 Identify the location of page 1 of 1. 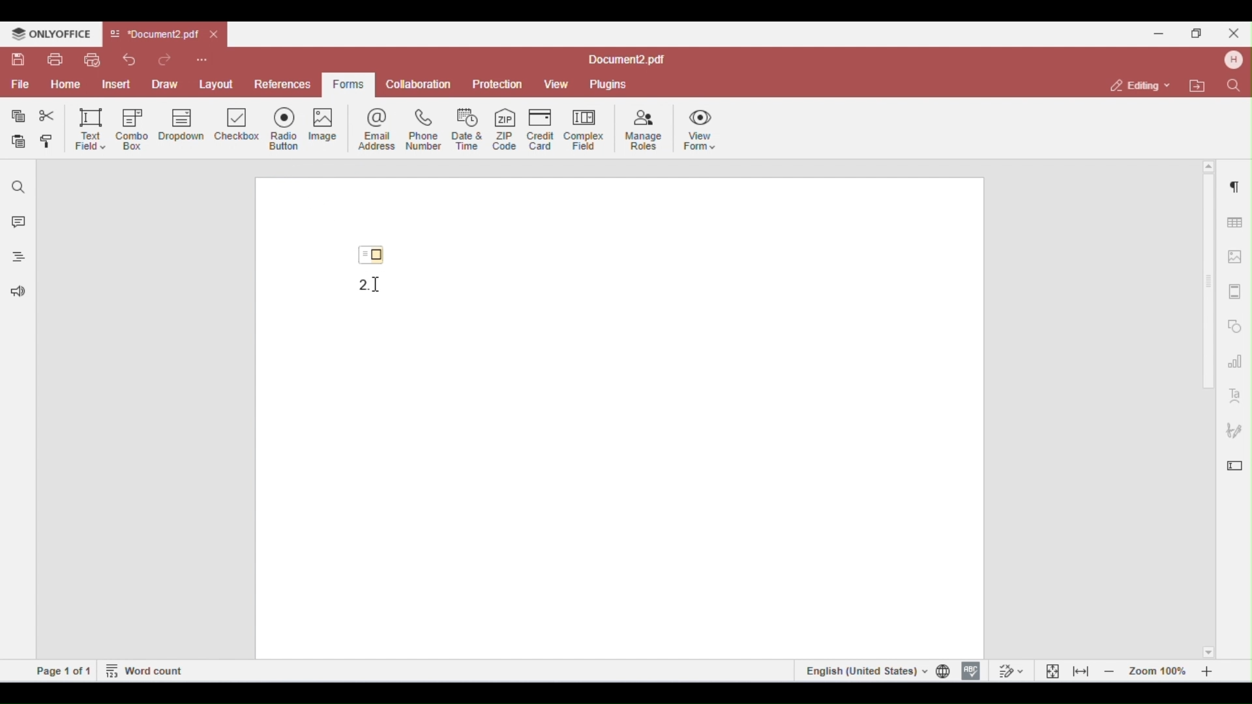
(64, 670).